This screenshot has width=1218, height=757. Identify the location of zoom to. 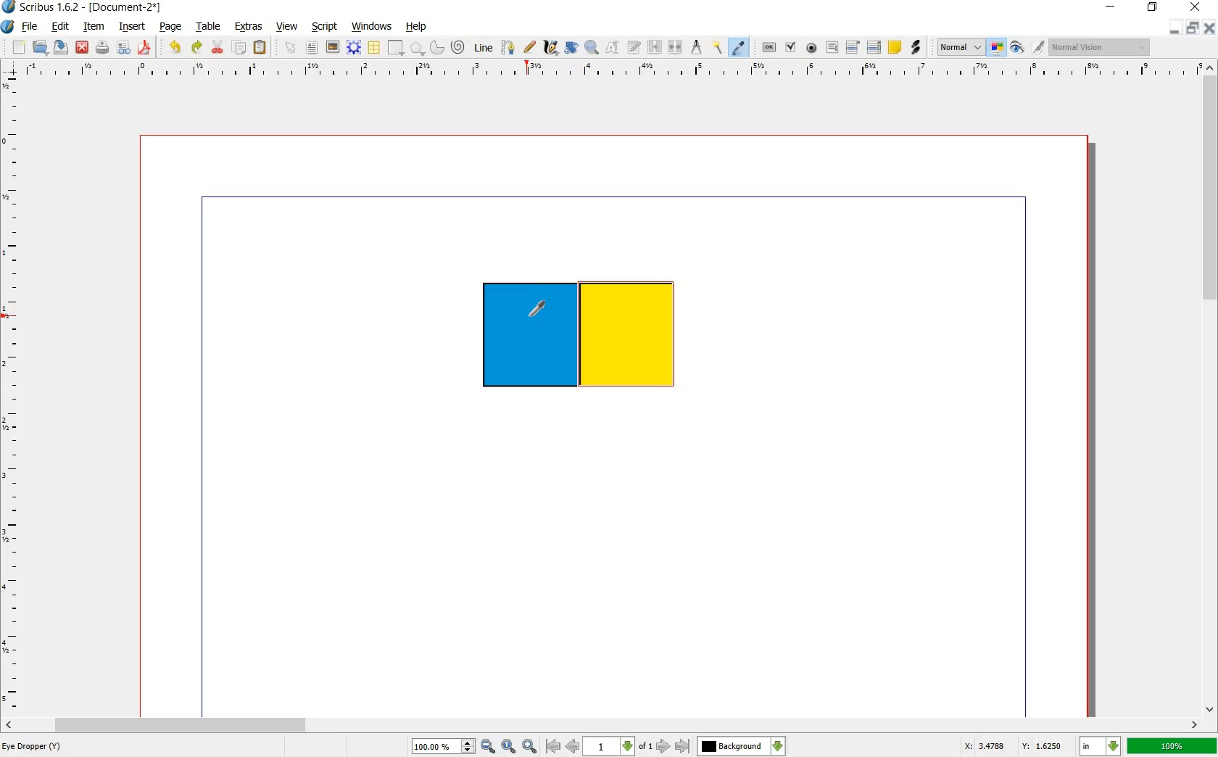
(509, 745).